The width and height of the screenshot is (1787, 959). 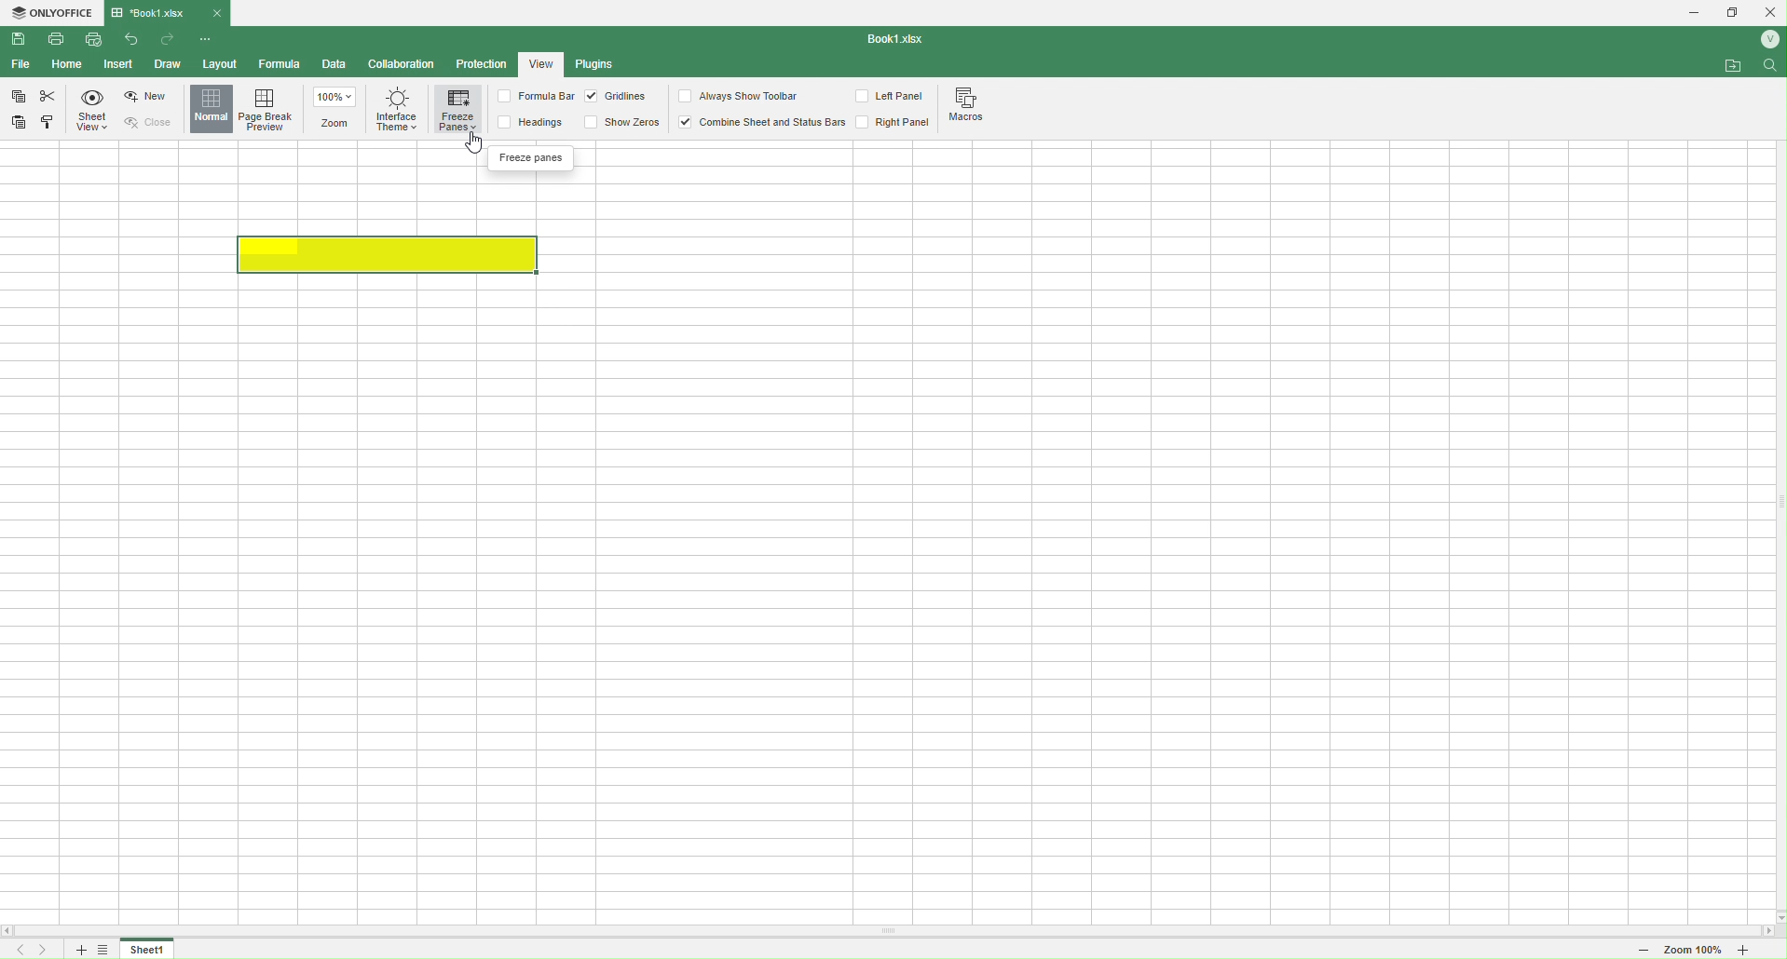 What do you see at coordinates (211, 109) in the screenshot?
I see `Normal` at bounding box center [211, 109].